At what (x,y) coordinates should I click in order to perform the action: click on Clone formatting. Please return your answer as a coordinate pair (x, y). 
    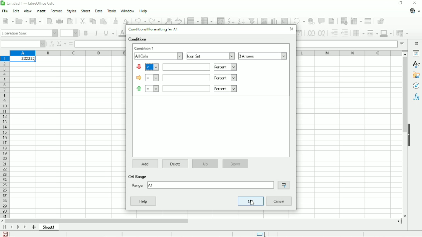
    Looking at the image, I should click on (116, 20).